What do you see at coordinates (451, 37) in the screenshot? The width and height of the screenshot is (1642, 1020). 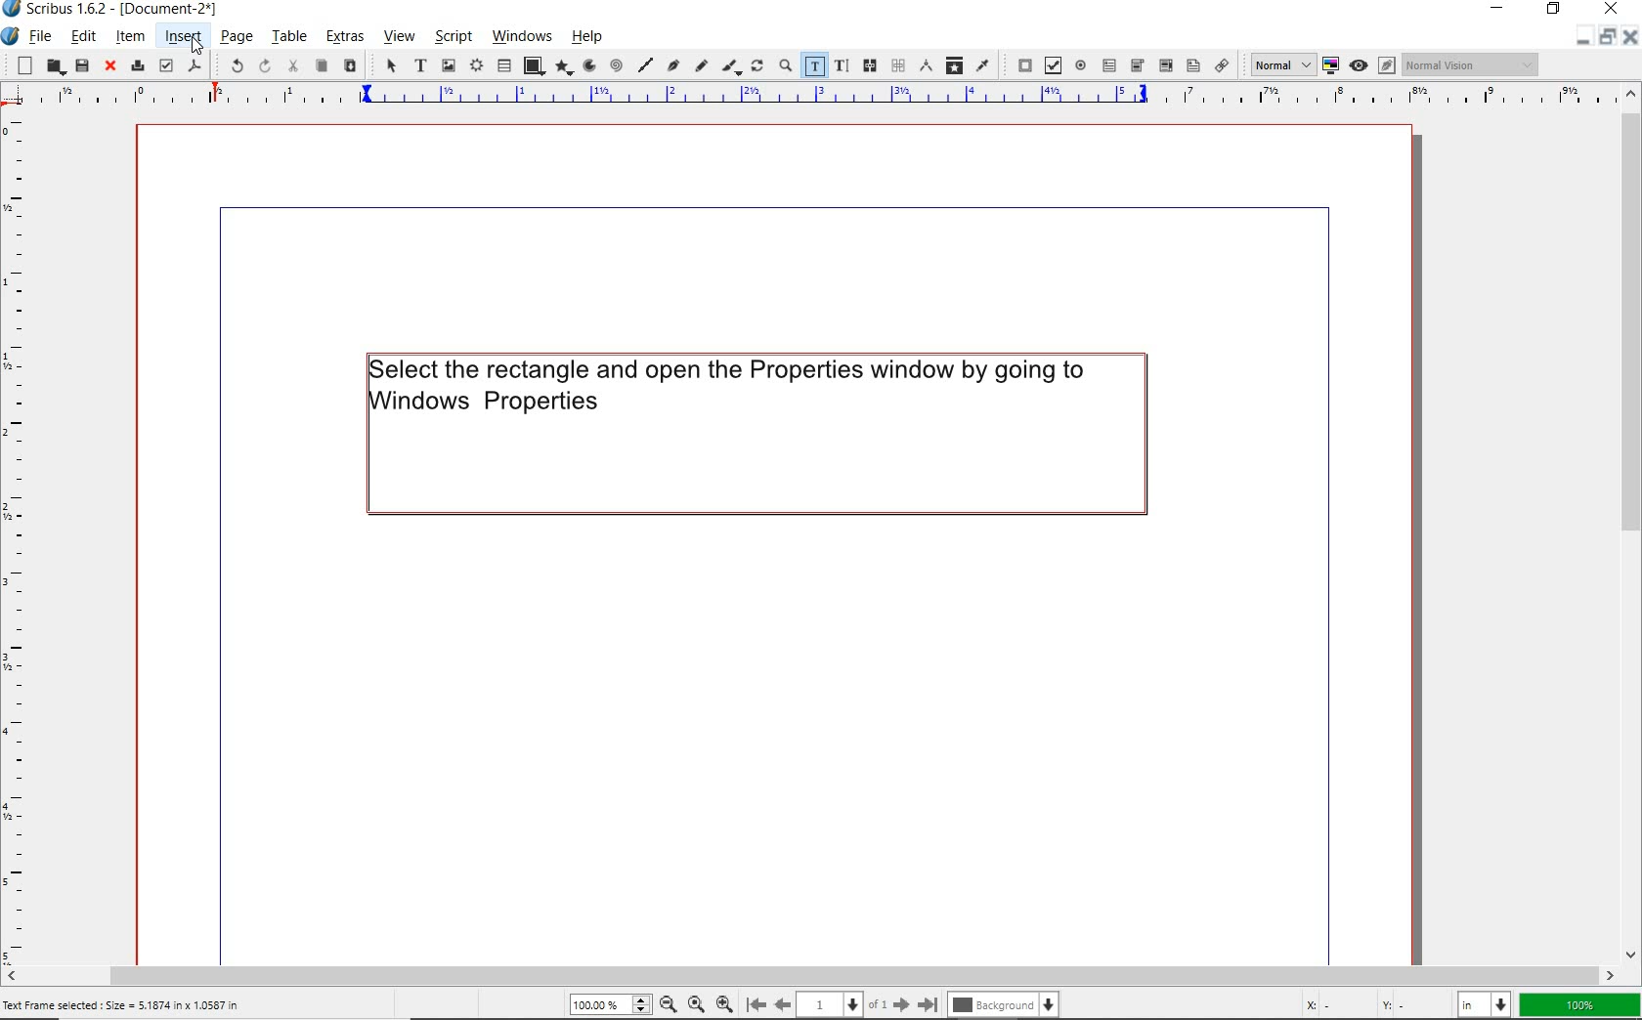 I see `script` at bounding box center [451, 37].